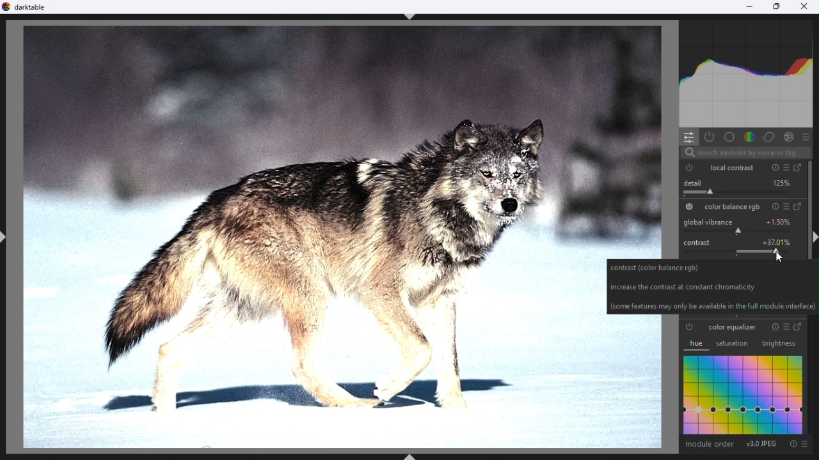 Image resolution: width=819 pixels, height=460 pixels. I want to click on go to full version of color balance RGB module, so click(799, 207).